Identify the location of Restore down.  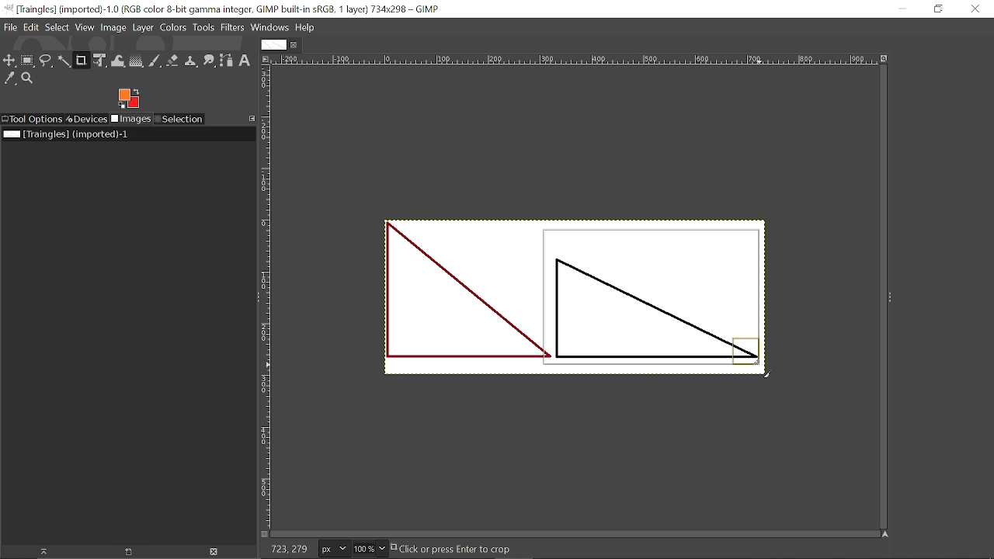
(937, 10).